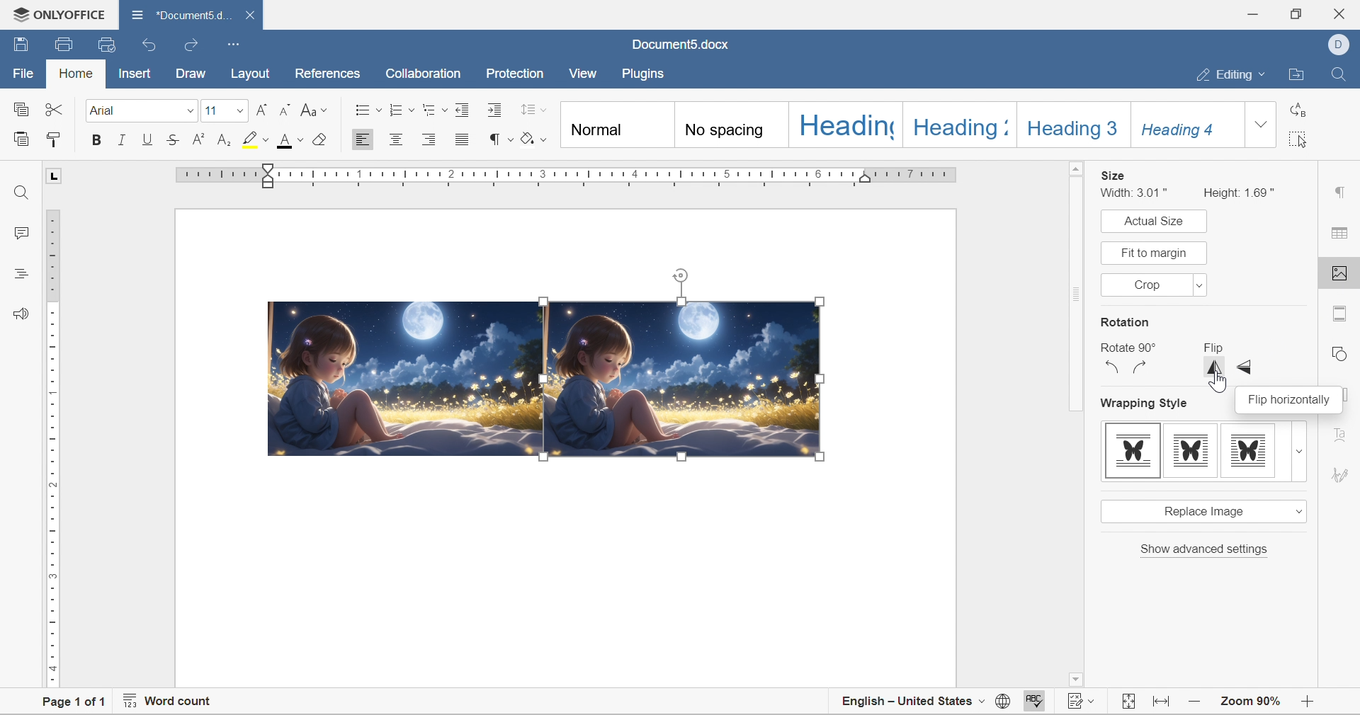 The height and width of the screenshot is (715, 1360). What do you see at coordinates (406, 377) in the screenshot?
I see `image` at bounding box center [406, 377].